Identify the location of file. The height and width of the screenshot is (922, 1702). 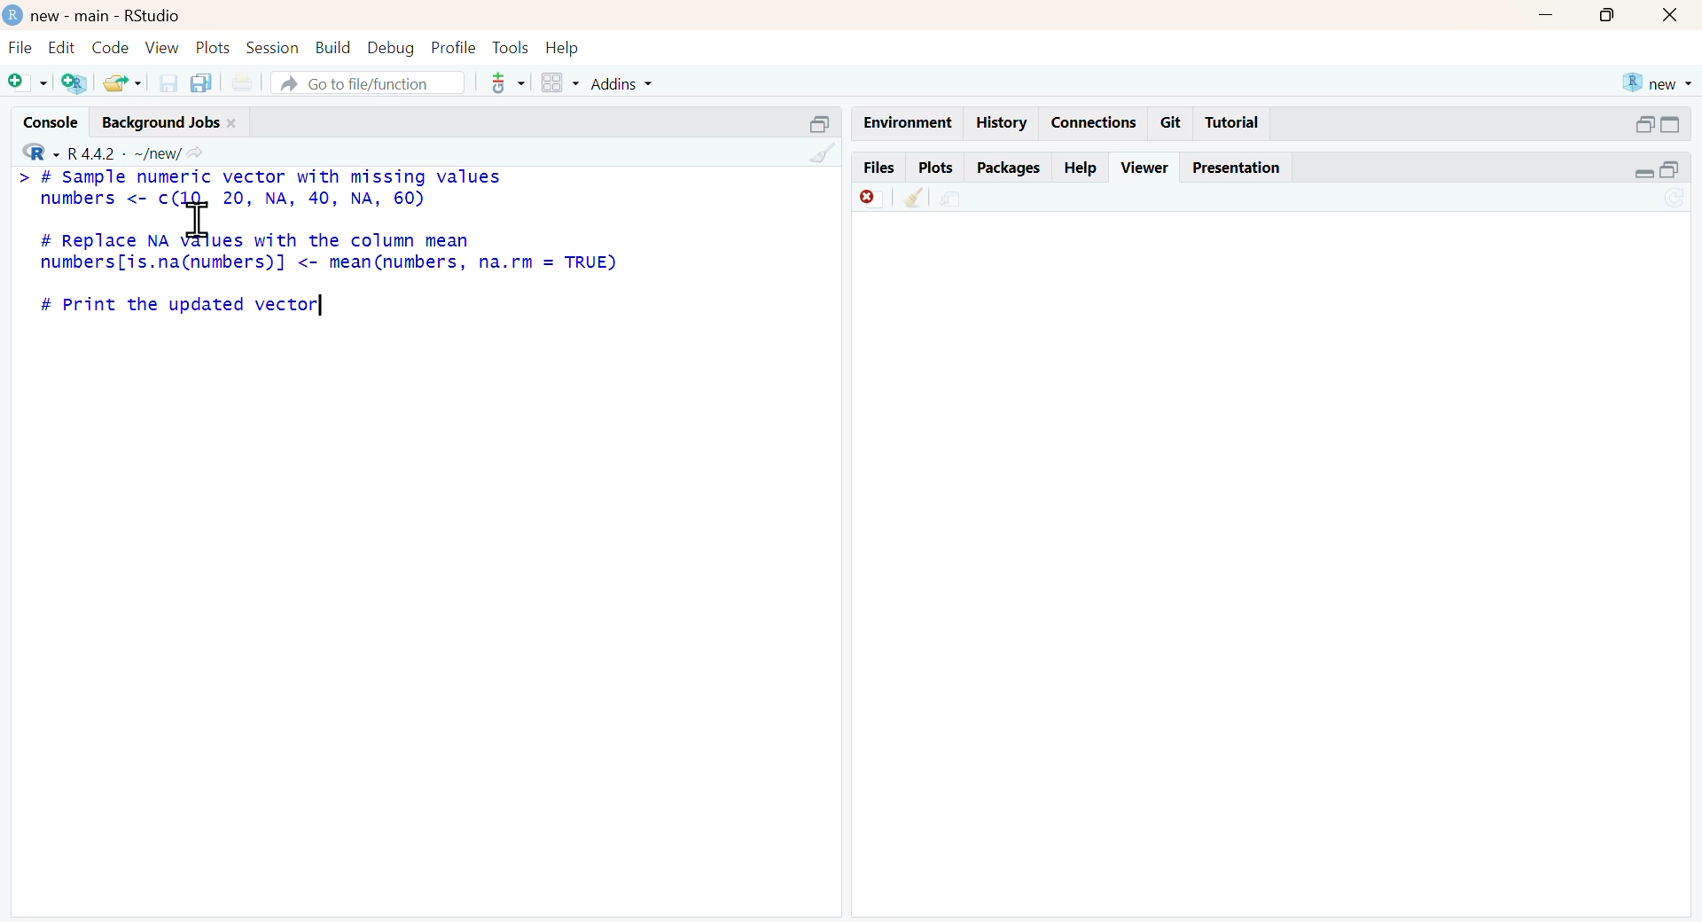
(20, 47).